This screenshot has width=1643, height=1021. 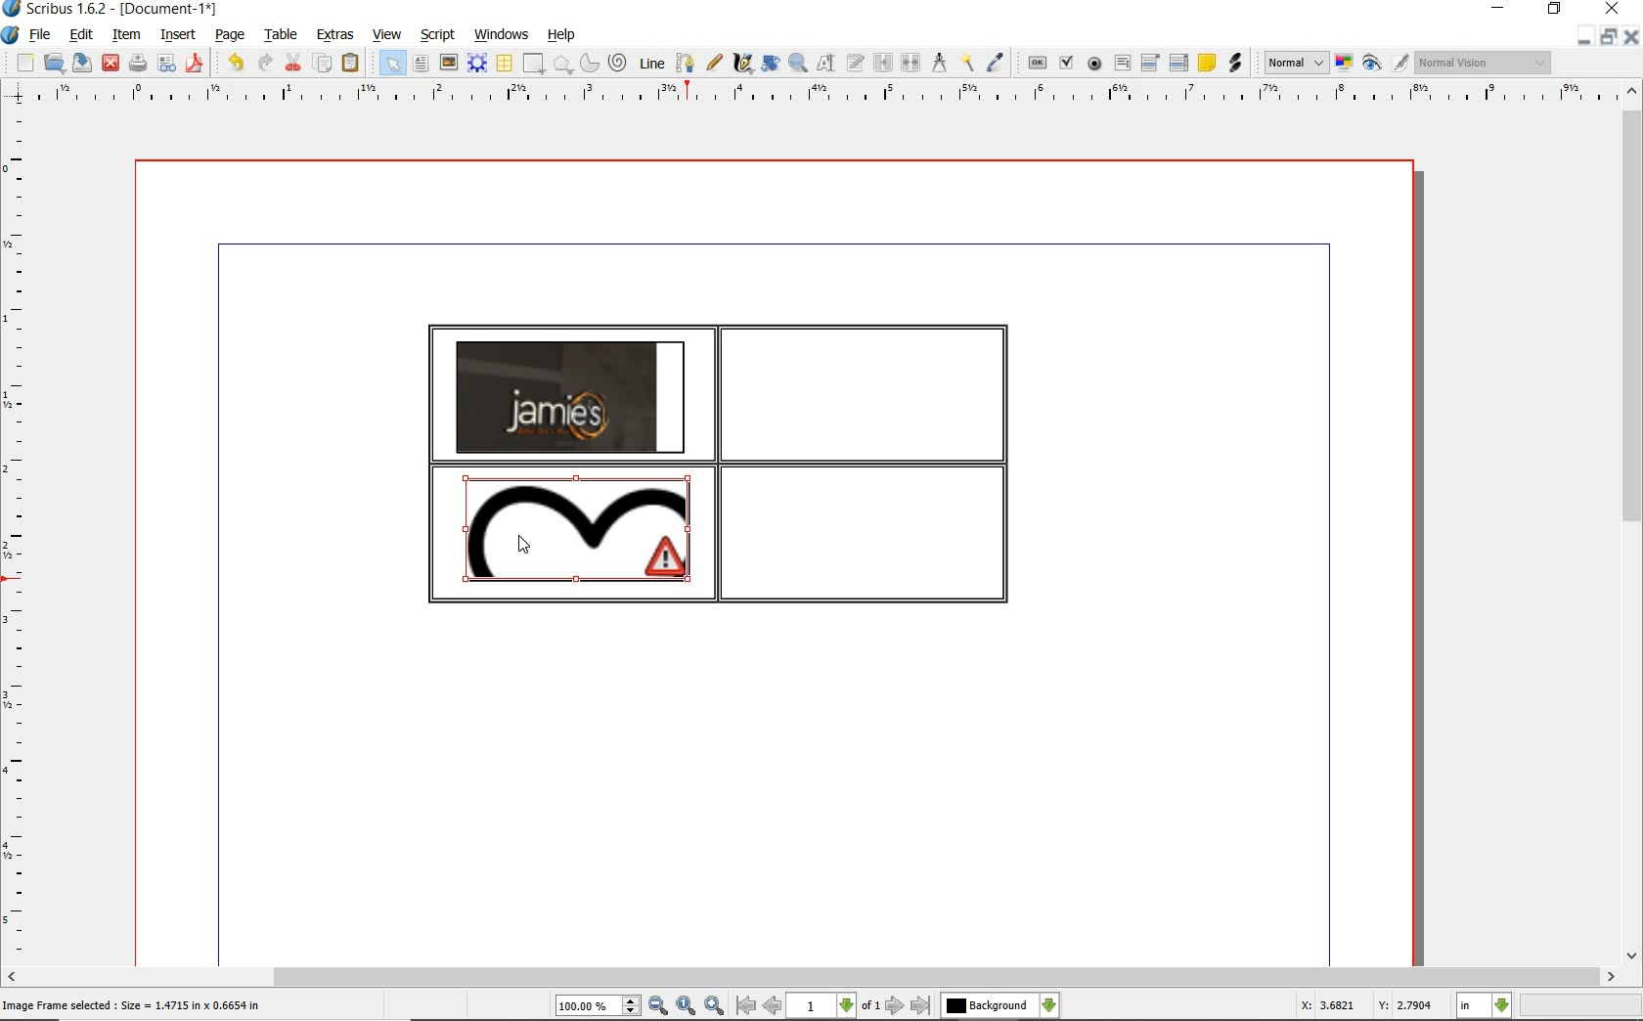 What do you see at coordinates (1372, 65) in the screenshot?
I see `preview mode` at bounding box center [1372, 65].